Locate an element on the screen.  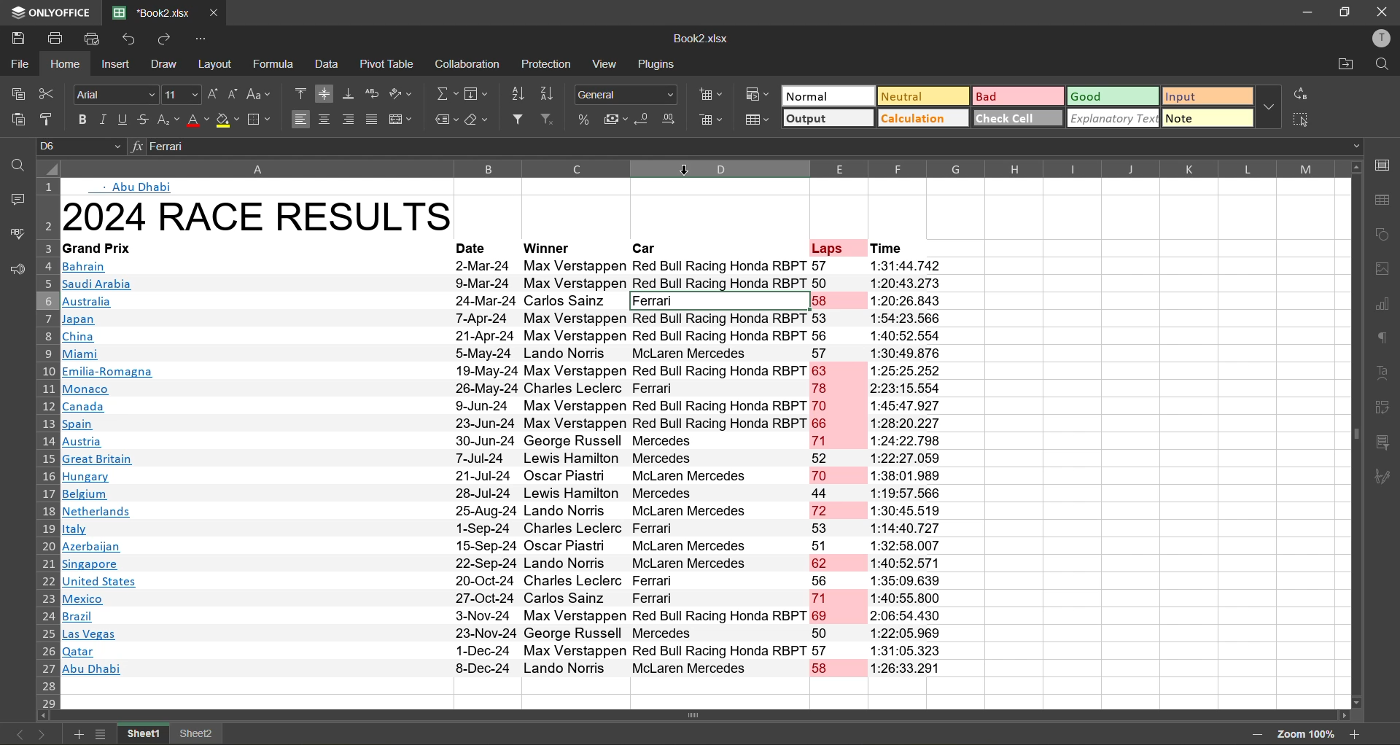
sort descending is located at coordinates (548, 95).